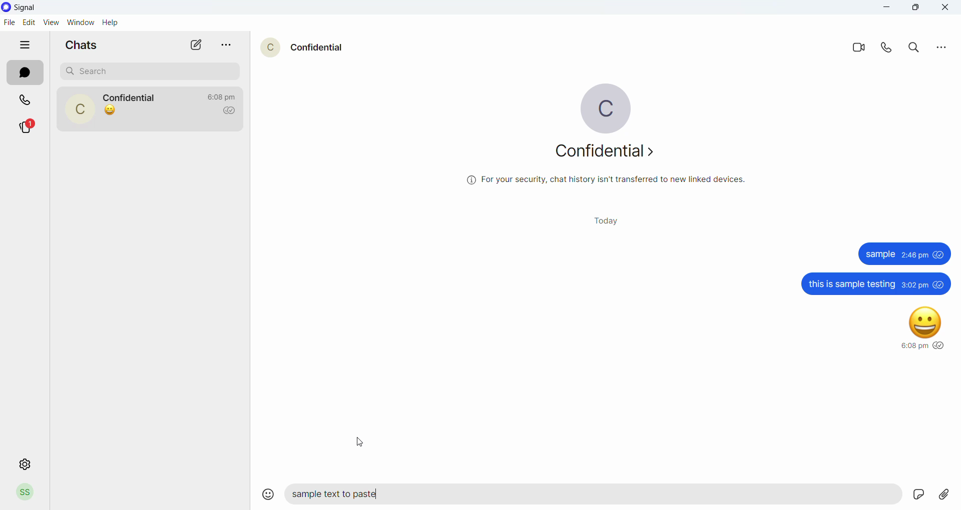 The image size is (961, 510). Describe the element at coordinates (939, 49) in the screenshot. I see `more options` at that location.